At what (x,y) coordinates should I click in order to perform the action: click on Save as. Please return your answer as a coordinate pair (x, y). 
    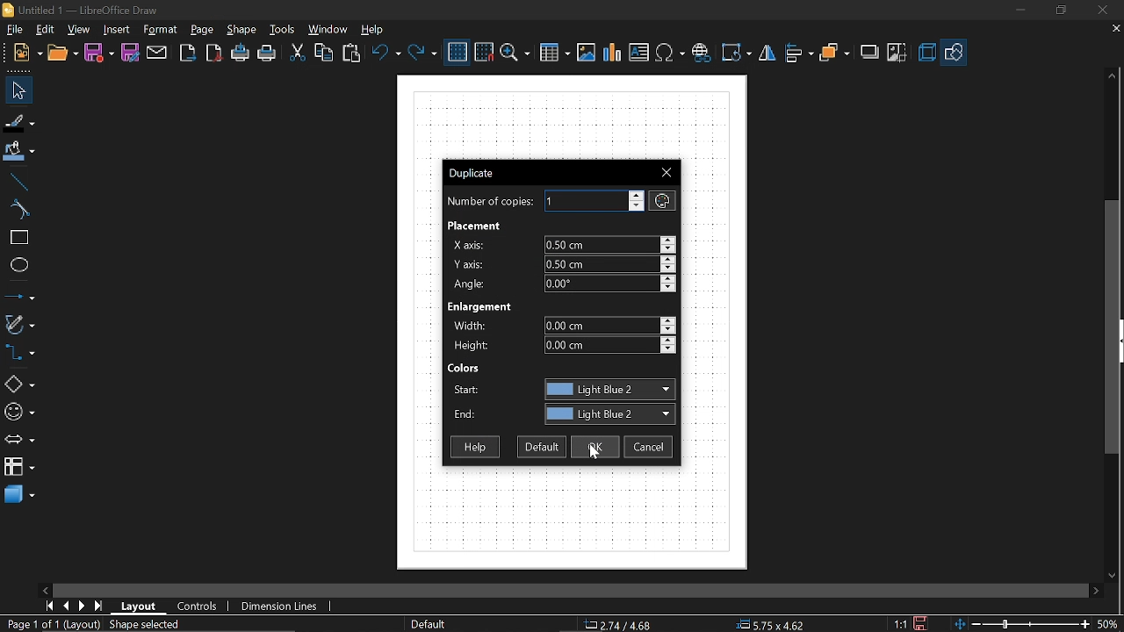
    Looking at the image, I should click on (130, 53).